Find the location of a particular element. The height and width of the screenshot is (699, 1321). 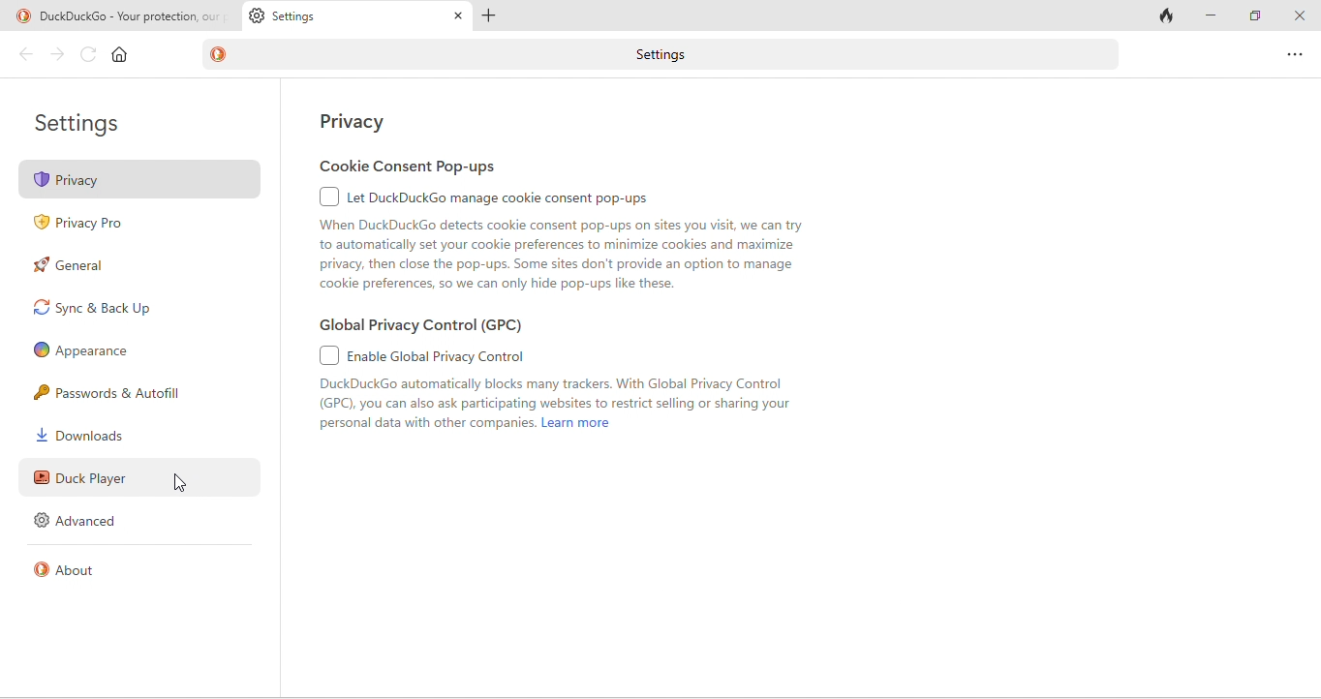

home is located at coordinates (120, 54).